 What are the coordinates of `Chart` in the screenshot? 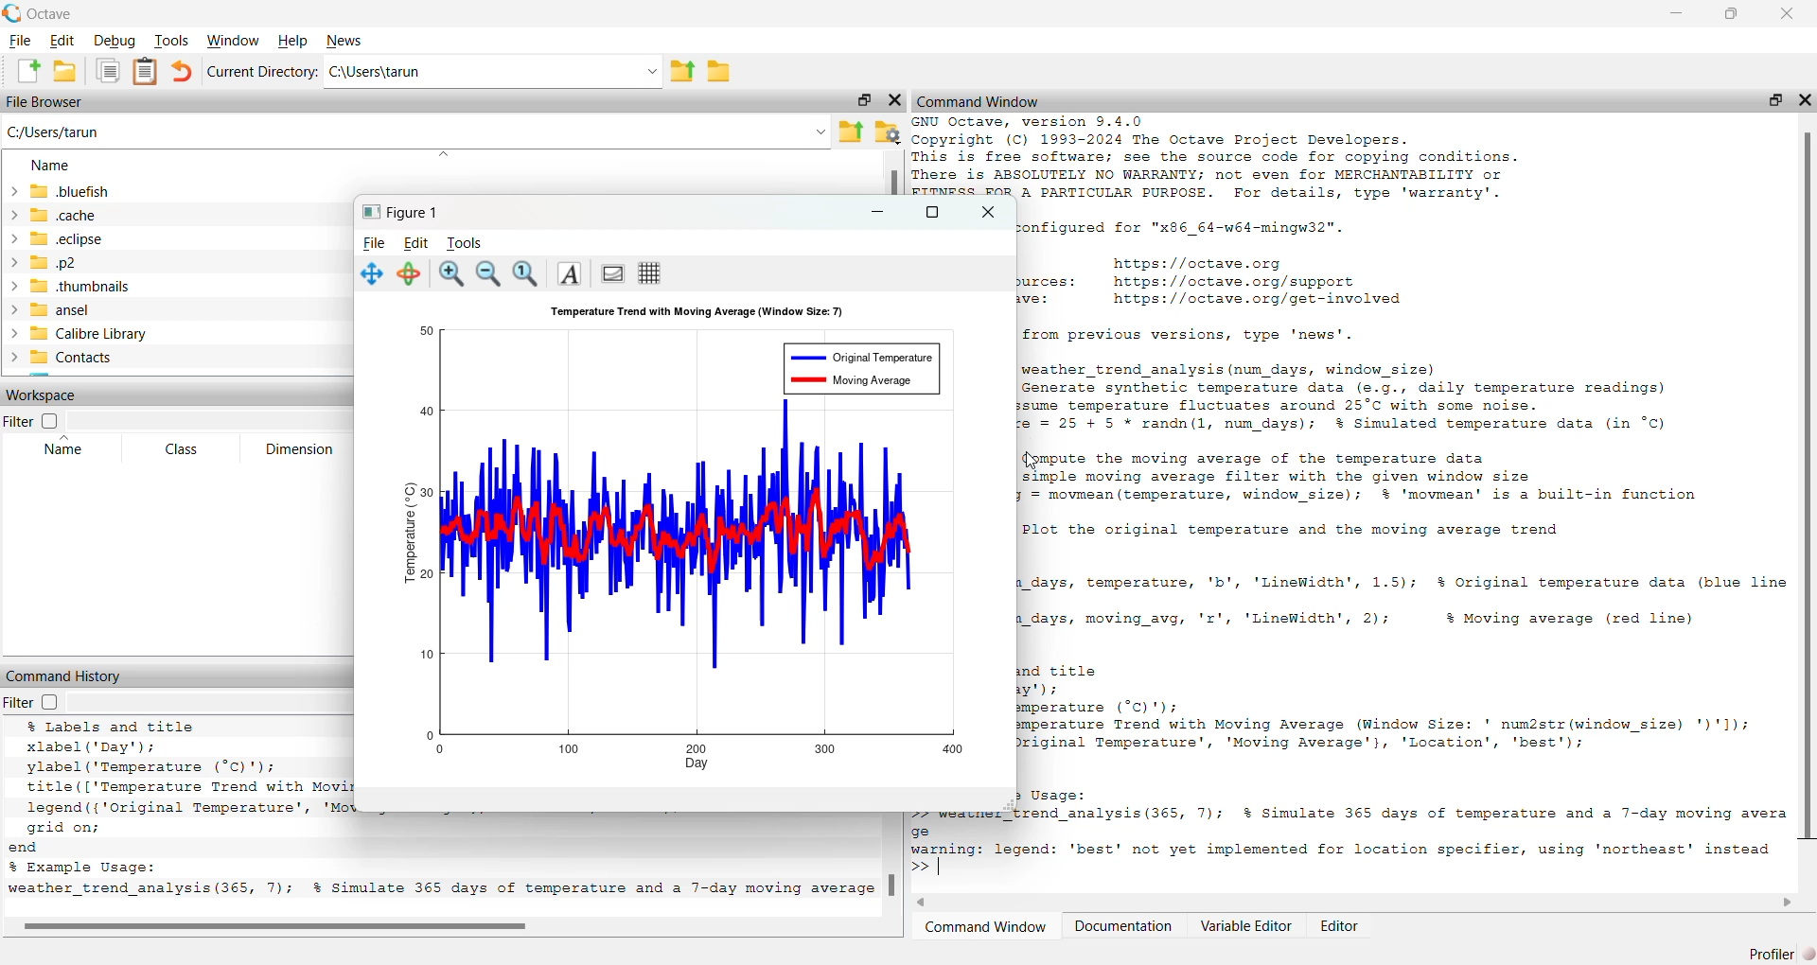 It's located at (688, 537).